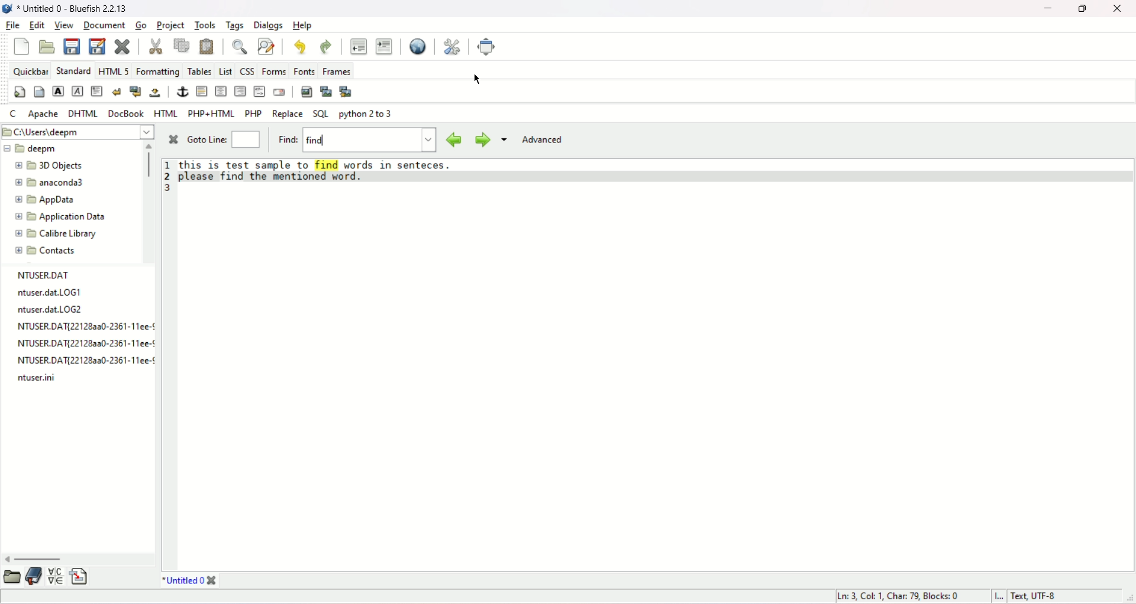 The image size is (1136, 604). I want to click on forms, so click(275, 70).